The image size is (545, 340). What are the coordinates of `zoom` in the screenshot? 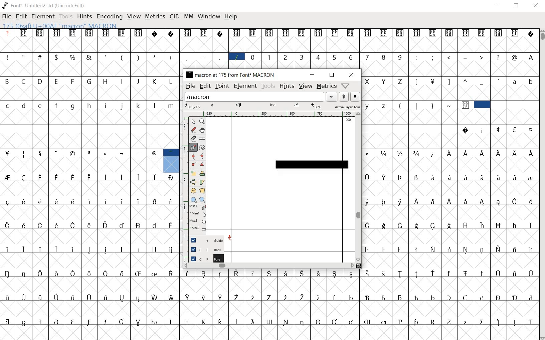 It's located at (203, 121).